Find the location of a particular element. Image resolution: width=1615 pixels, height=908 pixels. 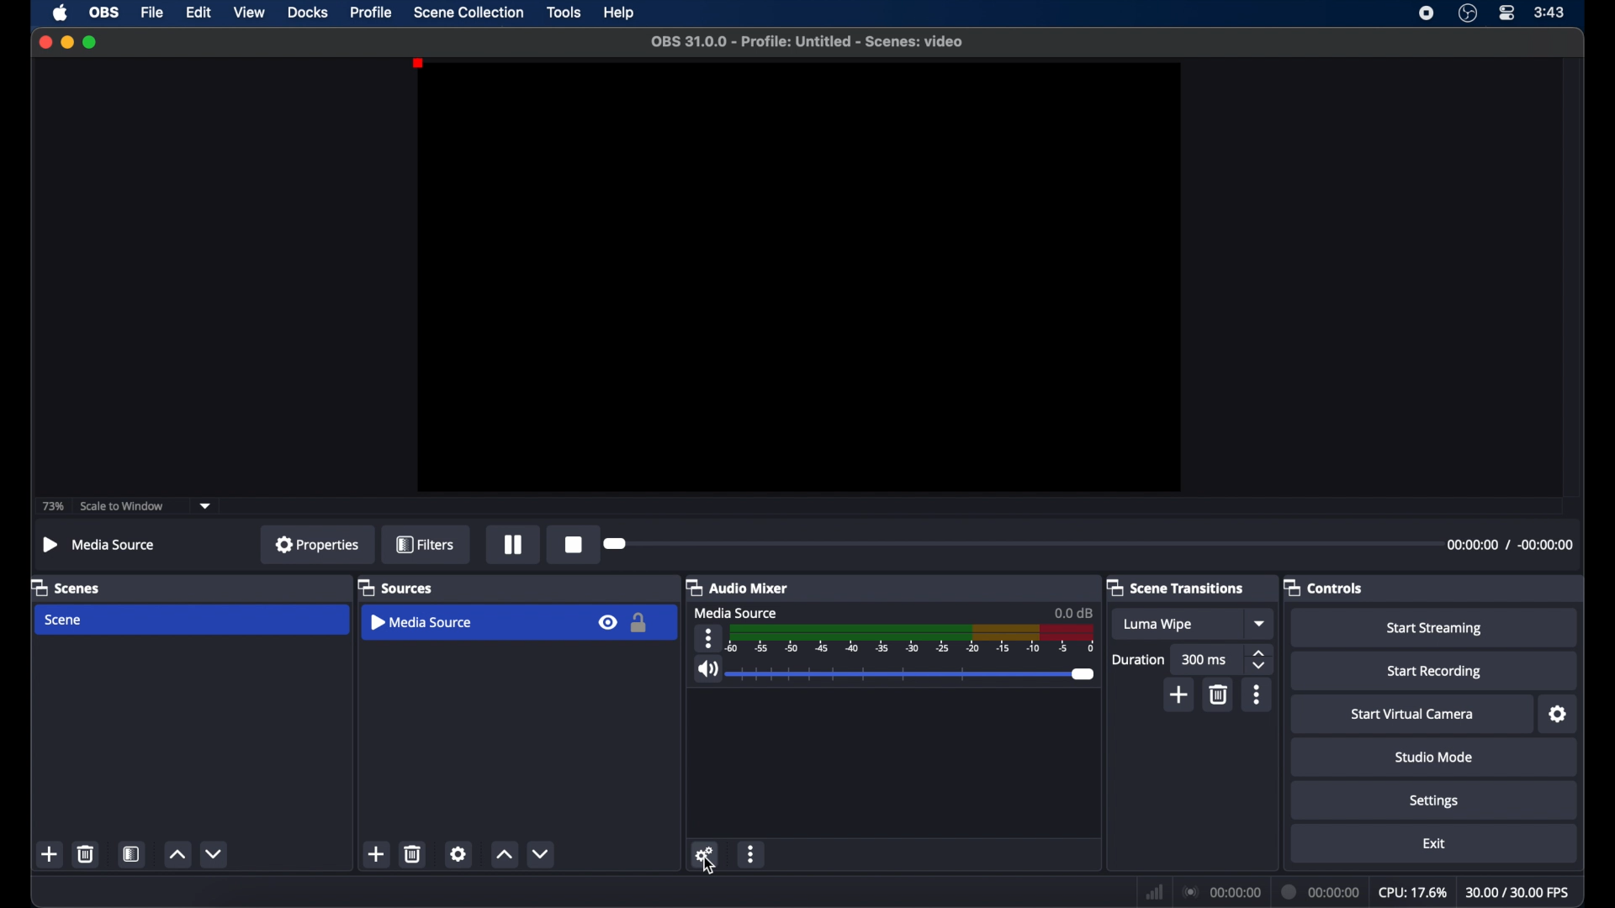

audio mixer is located at coordinates (739, 587).